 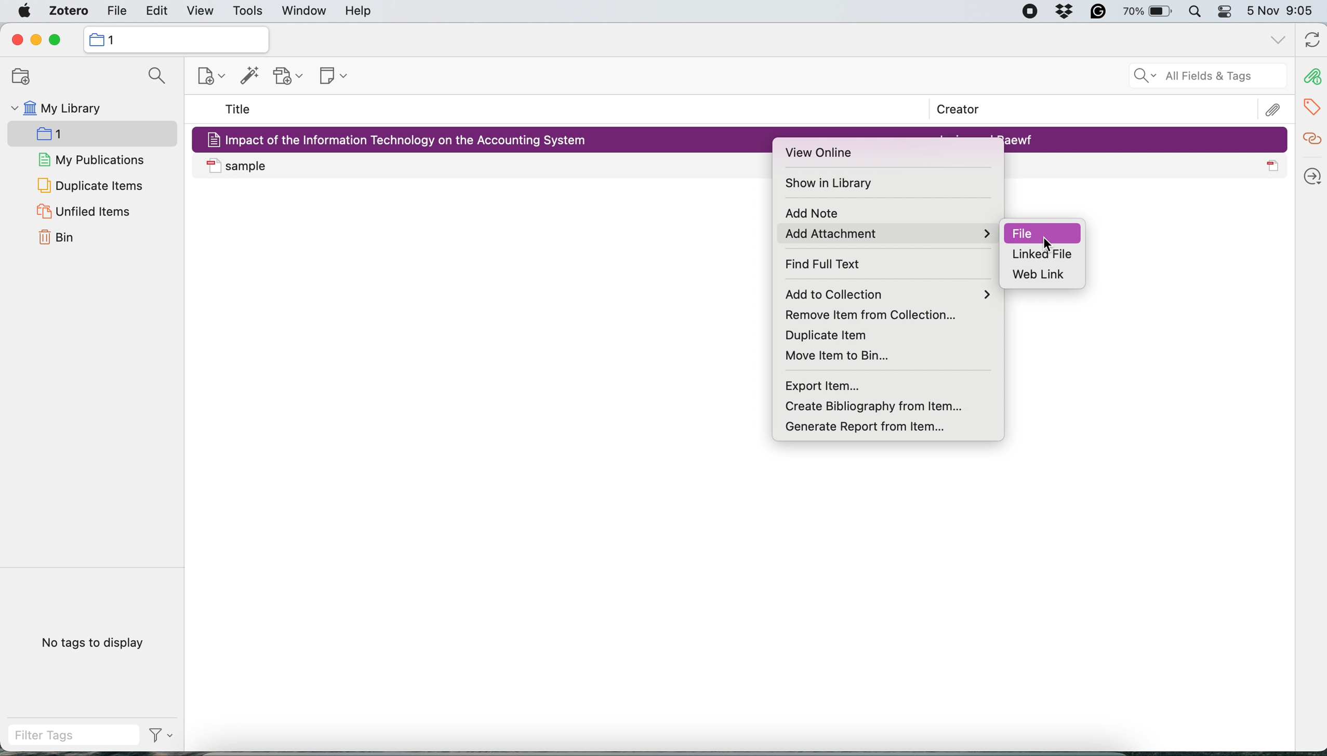 I want to click on system logo, so click(x=25, y=11).